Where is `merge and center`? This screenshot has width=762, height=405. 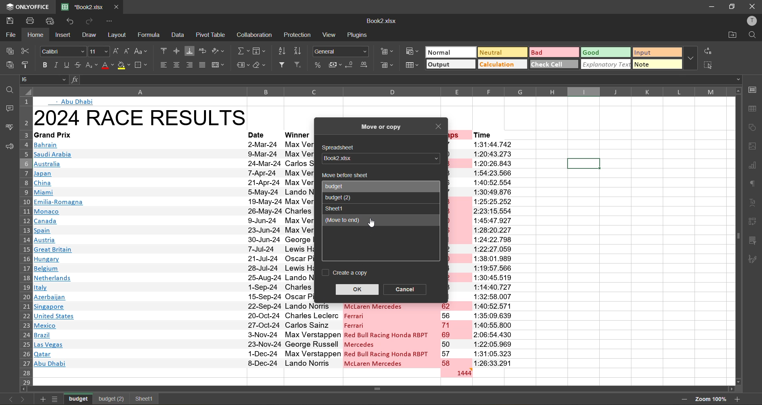
merge and center is located at coordinates (219, 65).